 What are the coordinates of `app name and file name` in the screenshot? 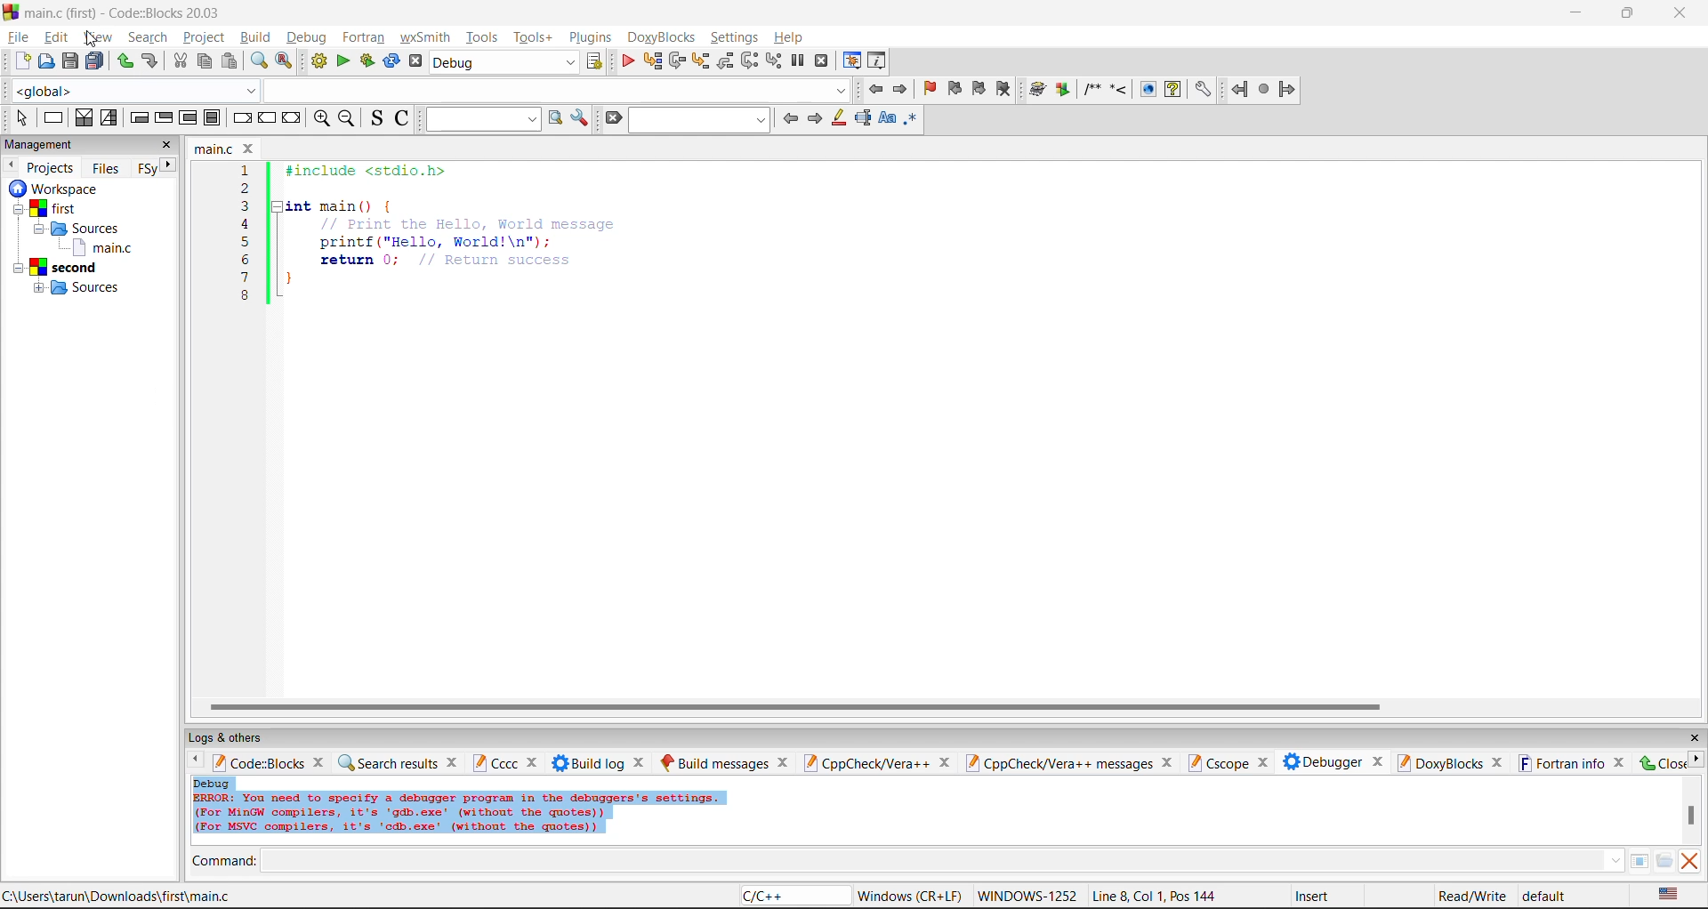 It's located at (127, 13).